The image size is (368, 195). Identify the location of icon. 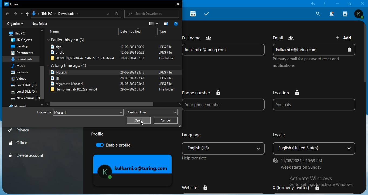
(153, 24).